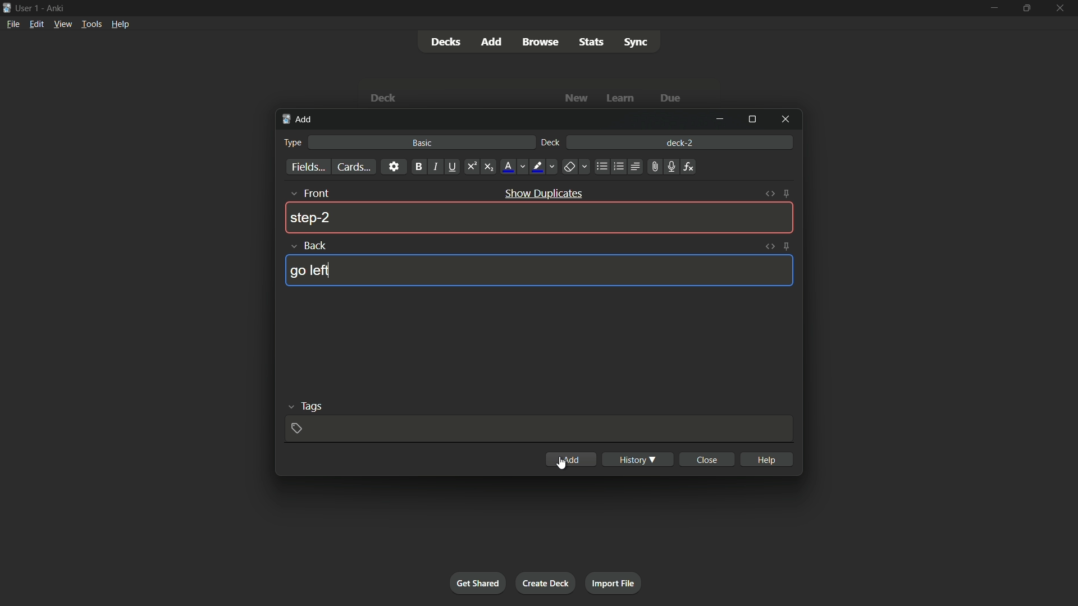 Image resolution: width=1078 pixels, height=606 pixels. Describe the element at coordinates (723, 120) in the screenshot. I see `minimize` at that location.